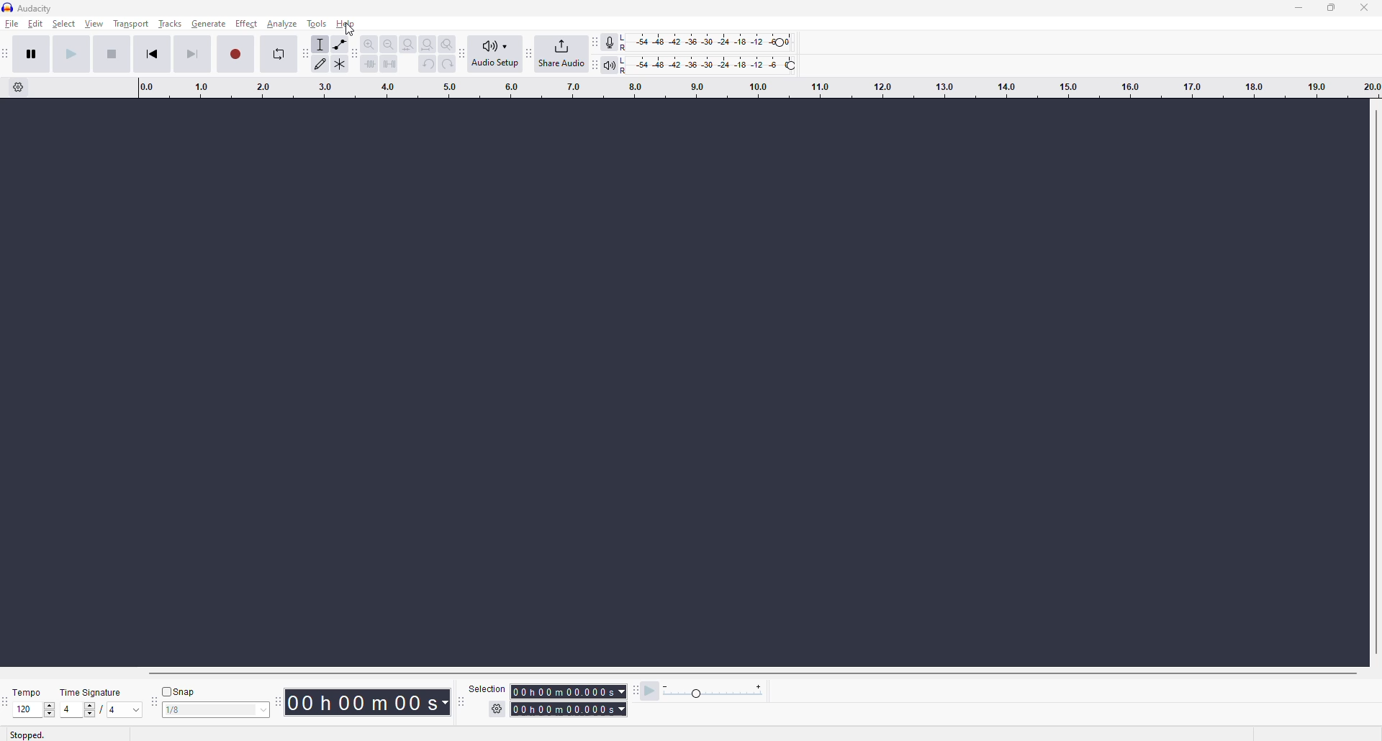 The height and width of the screenshot is (741, 1382). What do you see at coordinates (489, 686) in the screenshot?
I see `selection` at bounding box center [489, 686].